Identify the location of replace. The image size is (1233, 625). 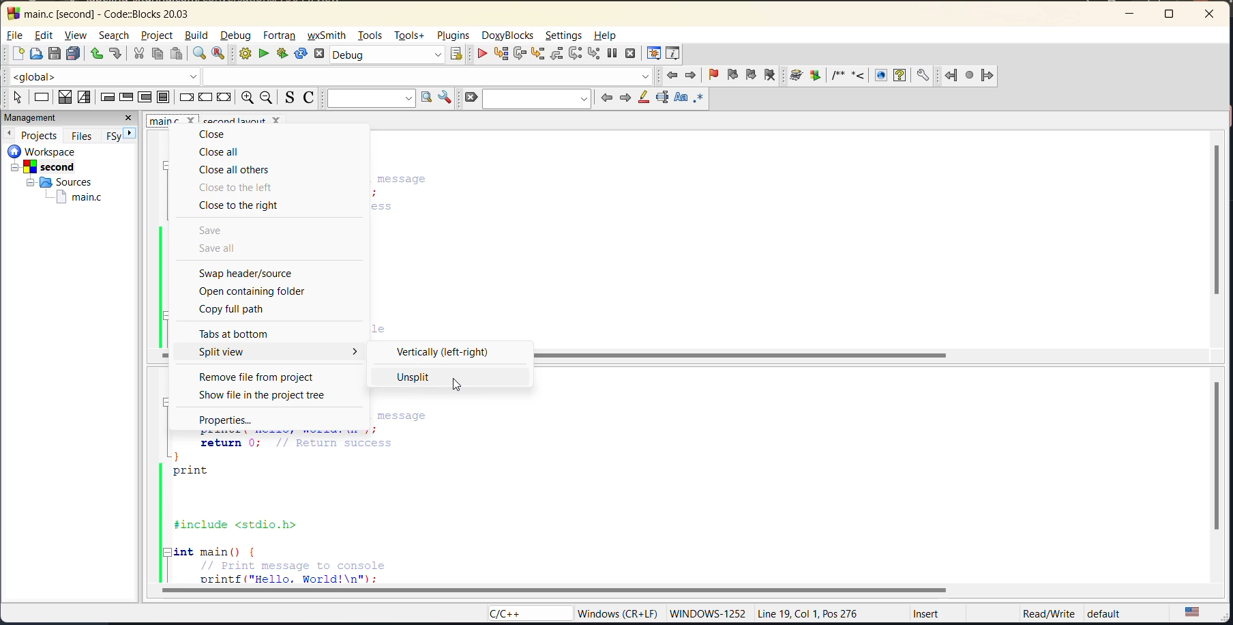
(220, 55).